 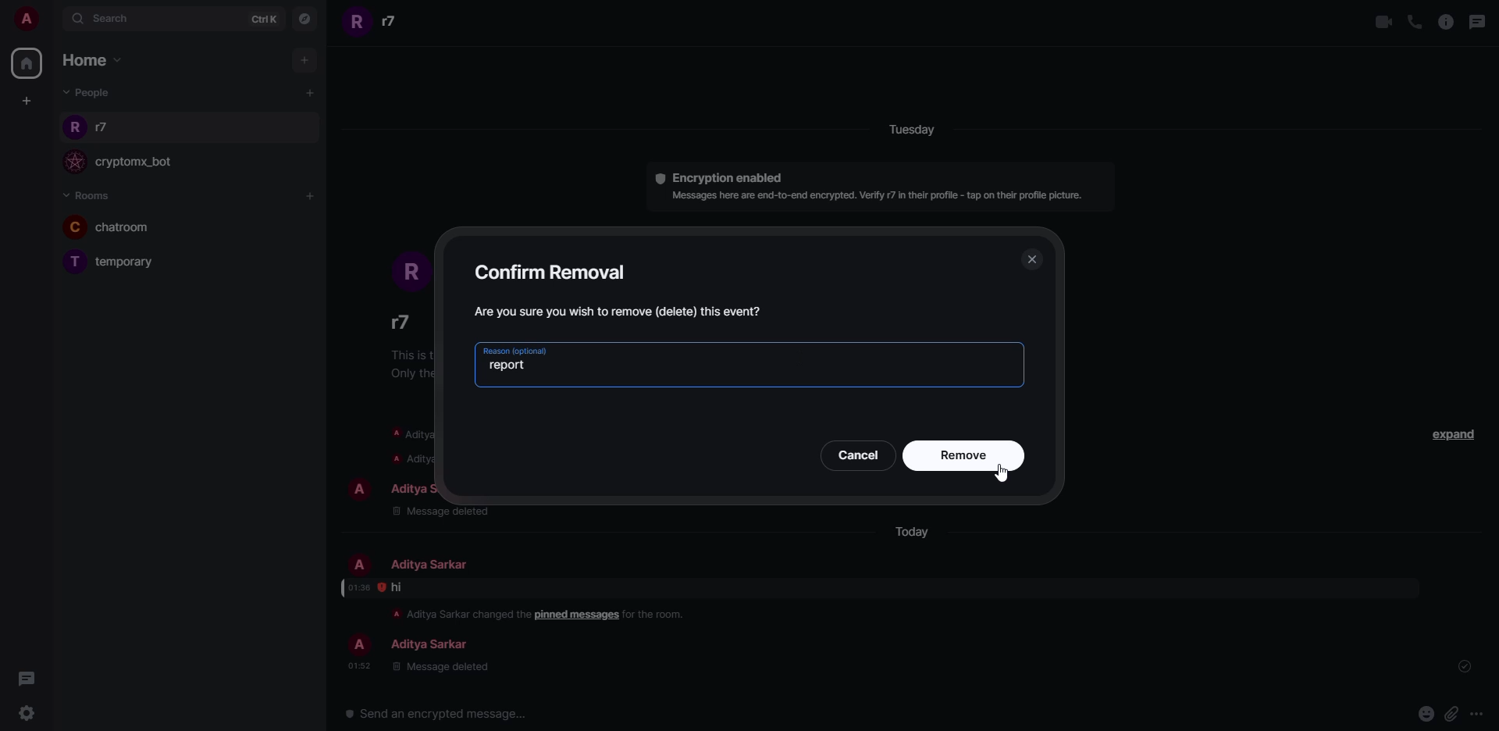 I want to click on profile, so click(x=75, y=129).